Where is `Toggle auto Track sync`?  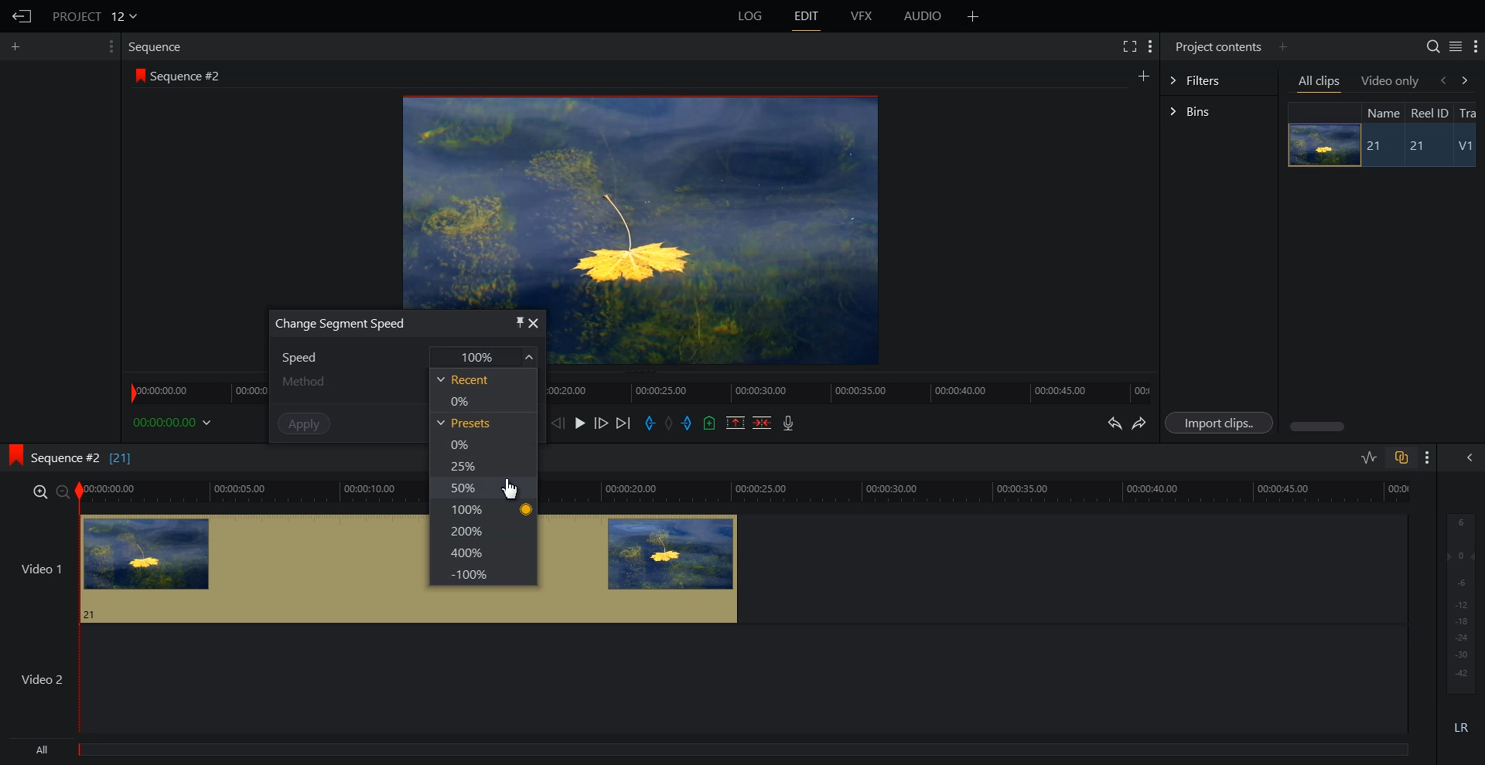
Toggle auto Track sync is located at coordinates (1401, 457).